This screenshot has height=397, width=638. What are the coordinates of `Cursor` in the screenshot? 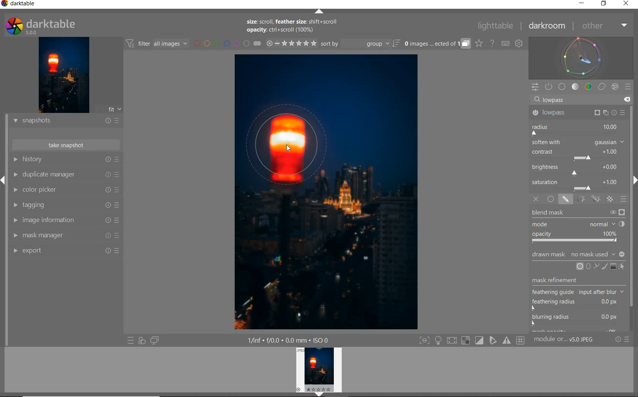 It's located at (287, 147).